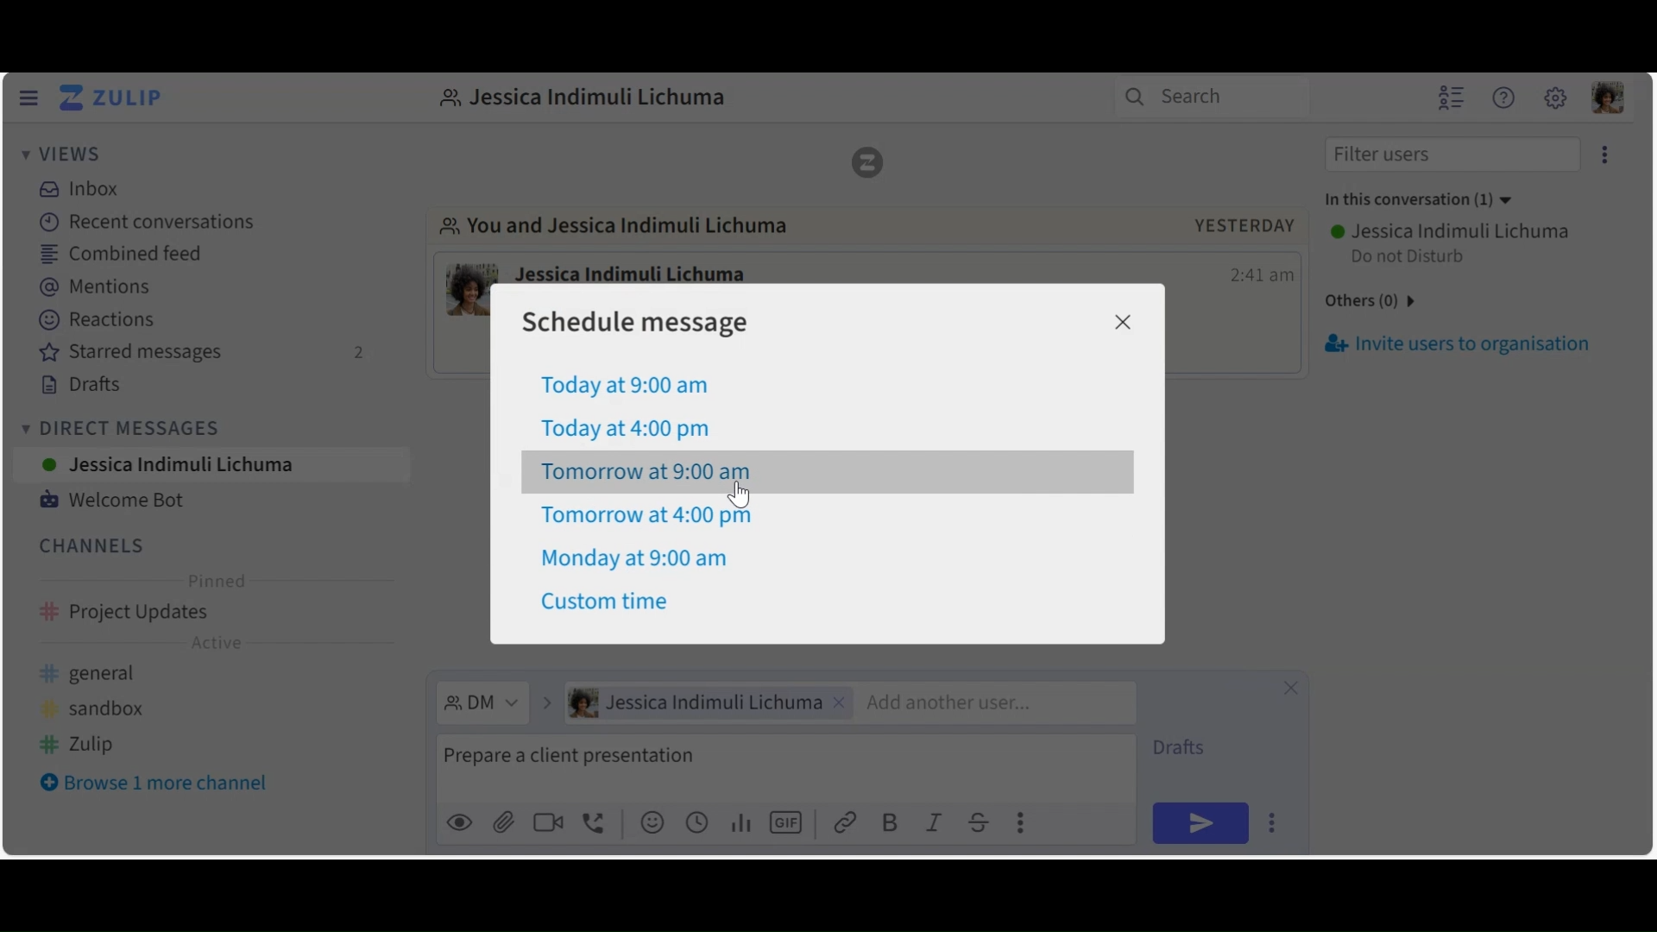 The image size is (1657, 932). I want to click on zulip, so click(79, 745).